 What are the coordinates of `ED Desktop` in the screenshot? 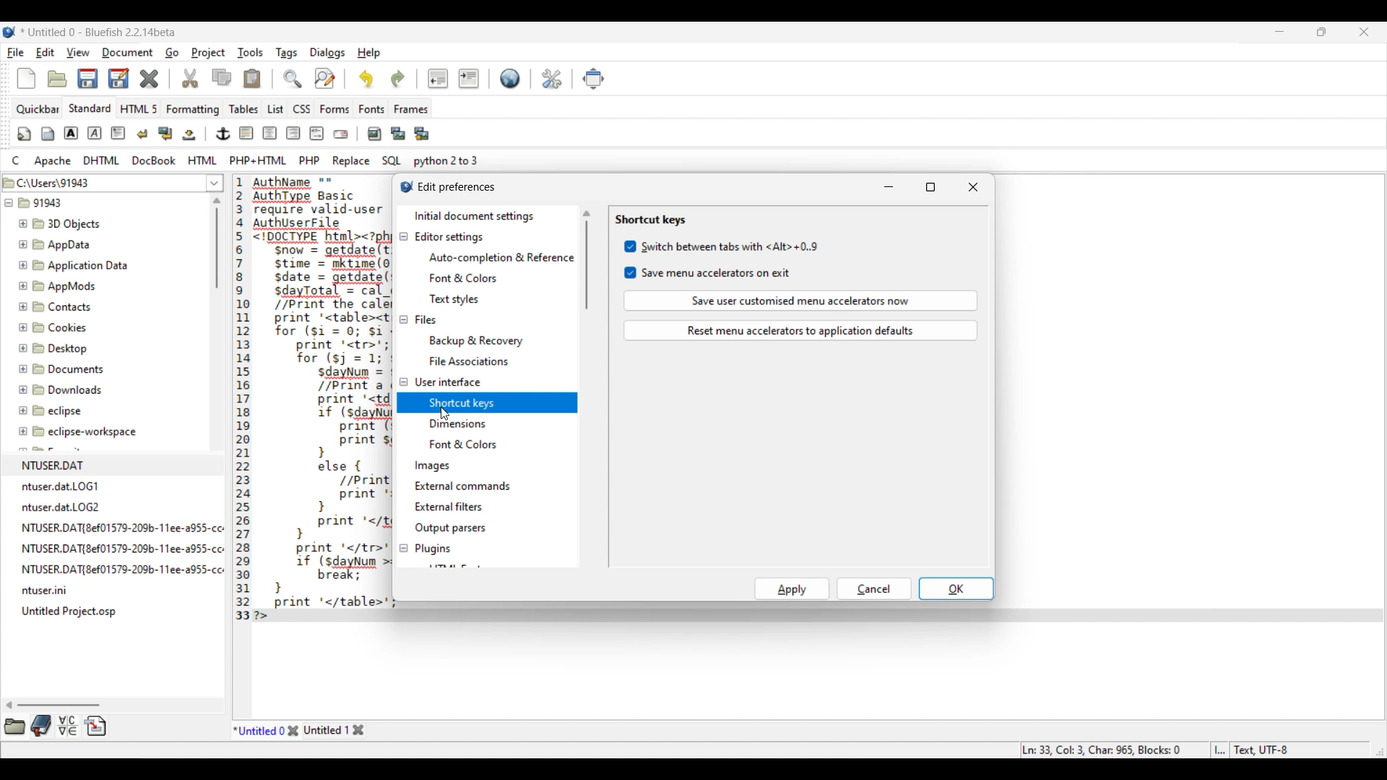 It's located at (59, 352).